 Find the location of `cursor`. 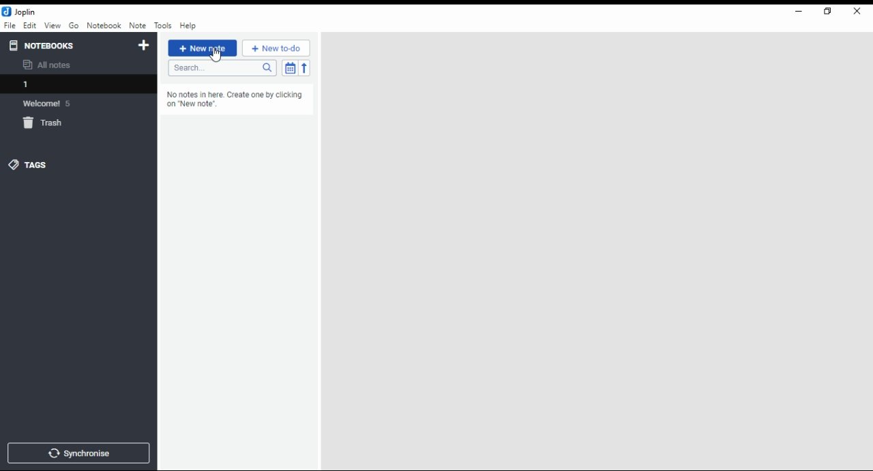

cursor is located at coordinates (216, 56).